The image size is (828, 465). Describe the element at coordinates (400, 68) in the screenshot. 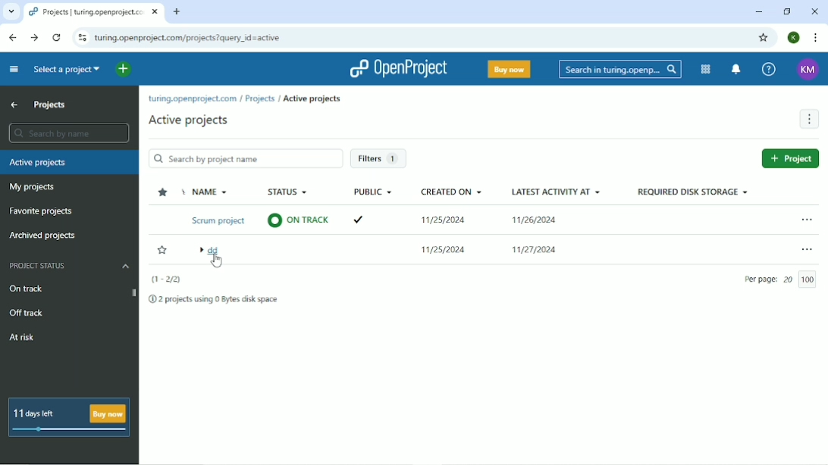

I see `OpenProject` at that location.